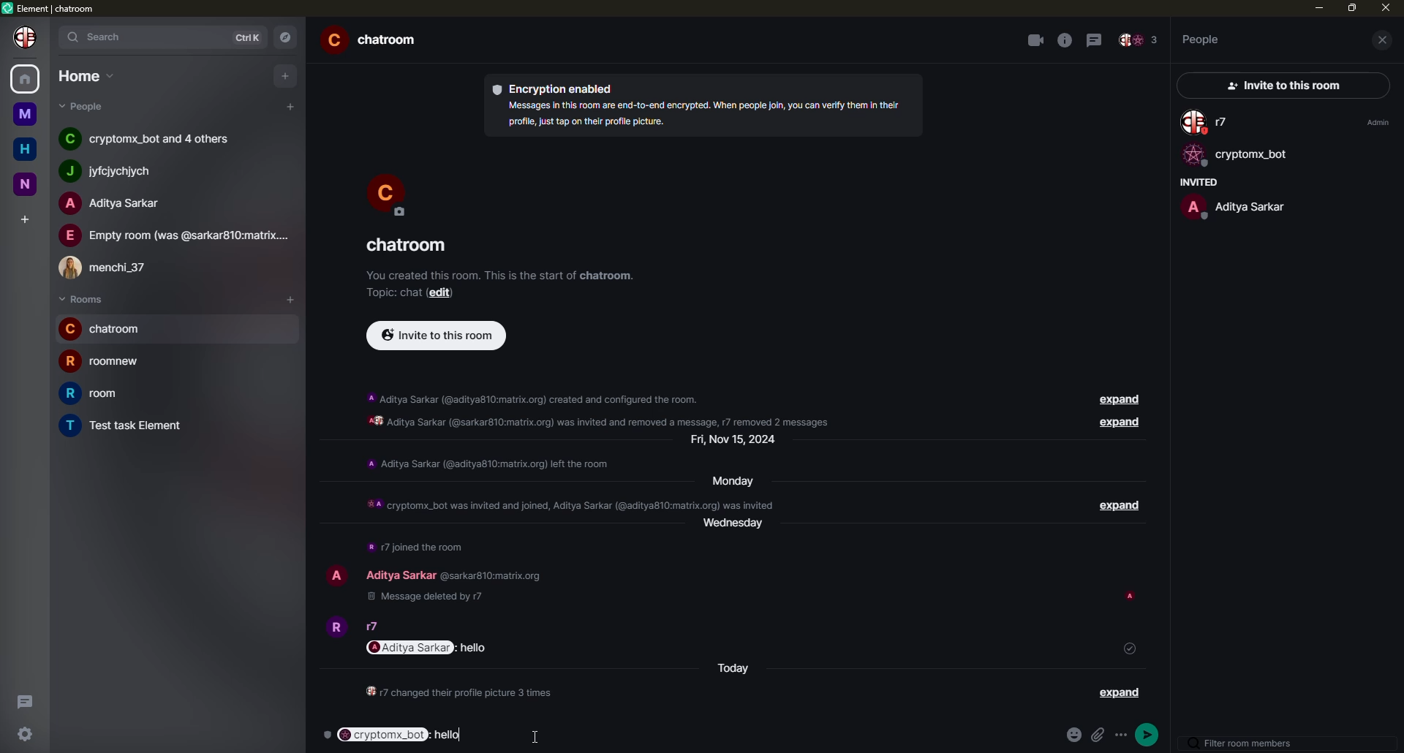 The height and width of the screenshot is (753, 1404). What do you see at coordinates (82, 300) in the screenshot?
I see `rooms` at bounding box center [82, 300].